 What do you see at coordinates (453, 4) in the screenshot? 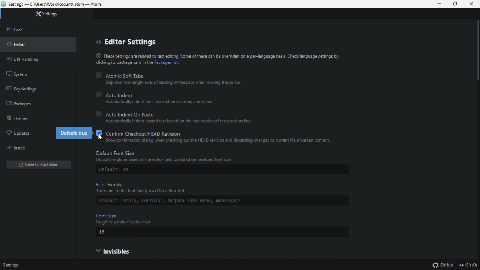
I see `Restore` at bounding box center [453, 4].